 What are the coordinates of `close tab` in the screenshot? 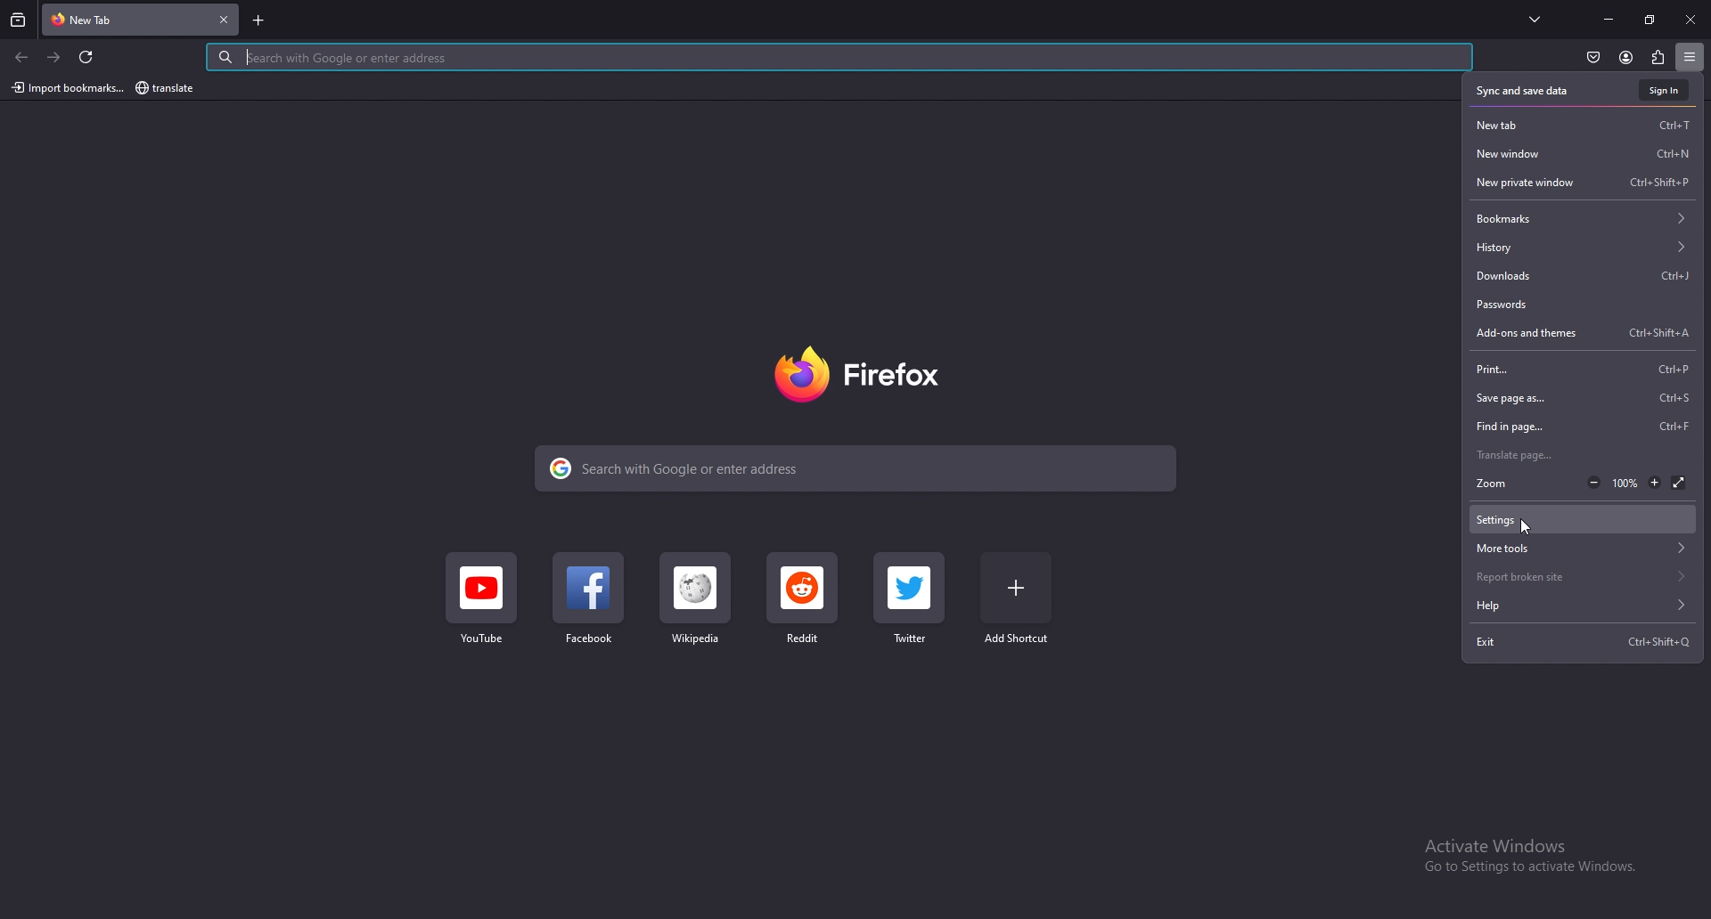 It's located at (226, 19).